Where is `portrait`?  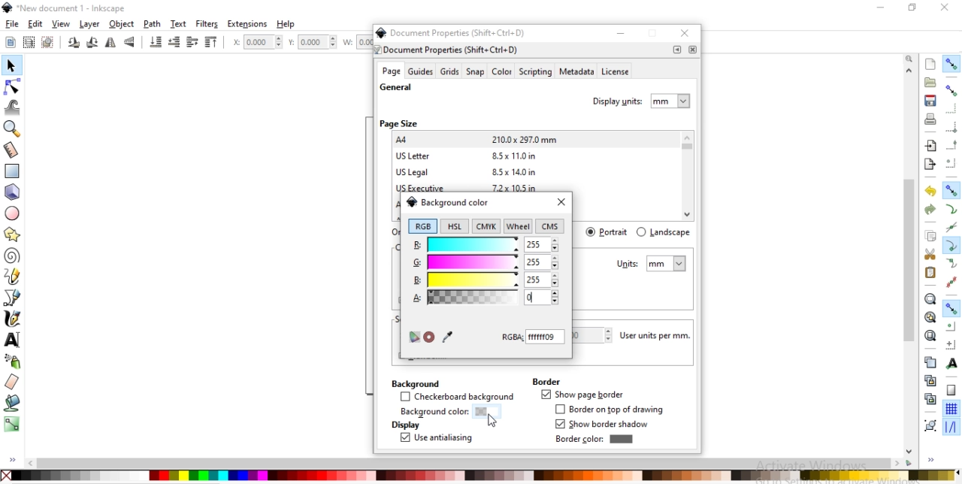 portrait is located at coordinates (608, 231).